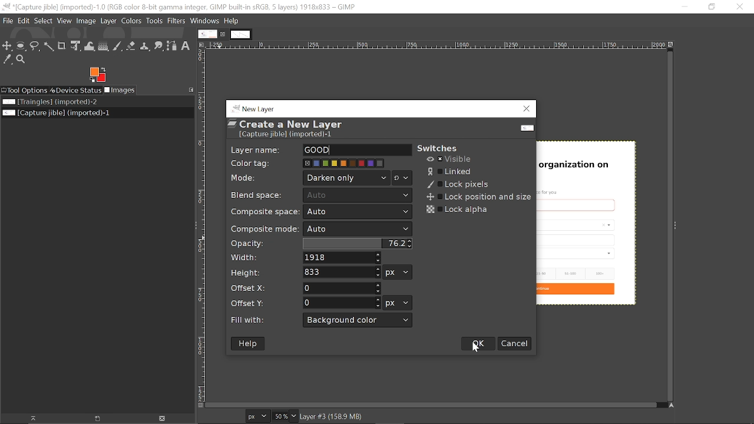  What do you see at coordinates (87, 21) in the screenshot?
I see `image` at bounding box center [87, 21].